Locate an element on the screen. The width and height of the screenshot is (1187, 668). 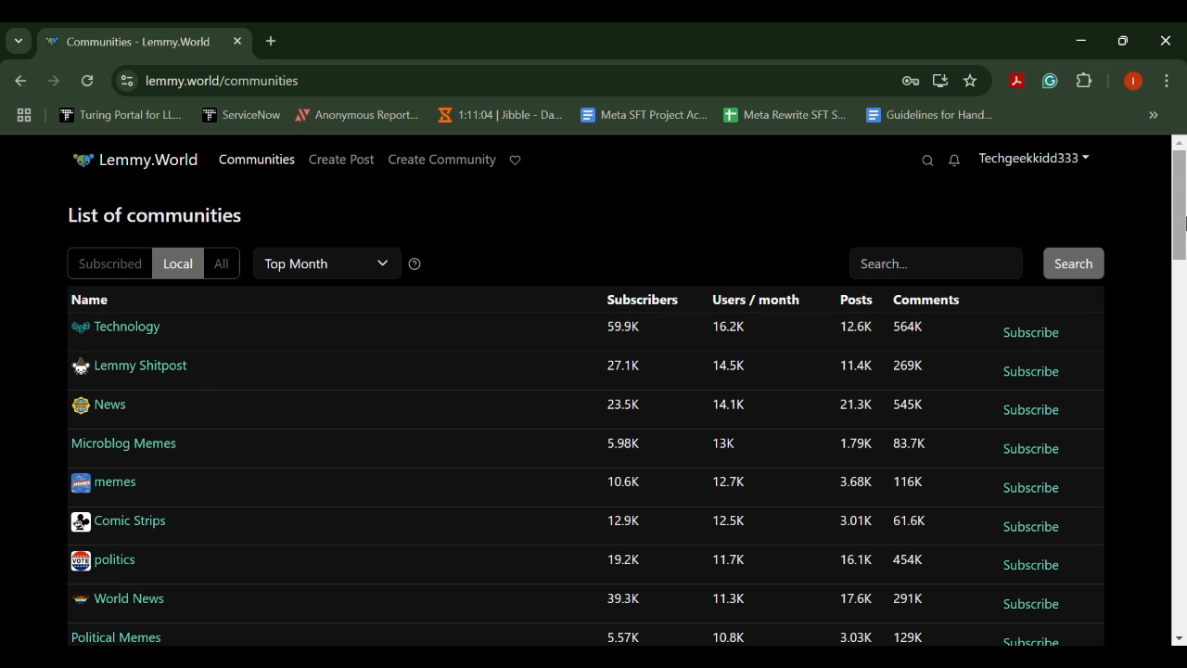
11.3K is located at coordinates (730, 600).